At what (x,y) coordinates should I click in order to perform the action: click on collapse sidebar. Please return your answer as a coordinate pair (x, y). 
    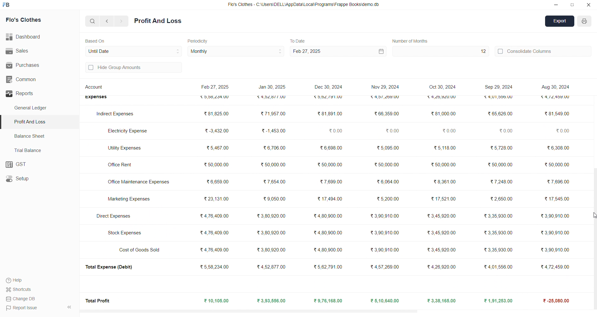
    Looking at the image, I should click on (69, 307).